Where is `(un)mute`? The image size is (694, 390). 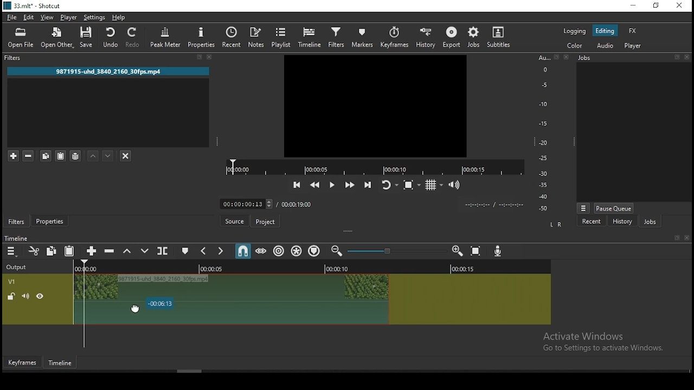
(un)mute is located at coordinates (25, 297).